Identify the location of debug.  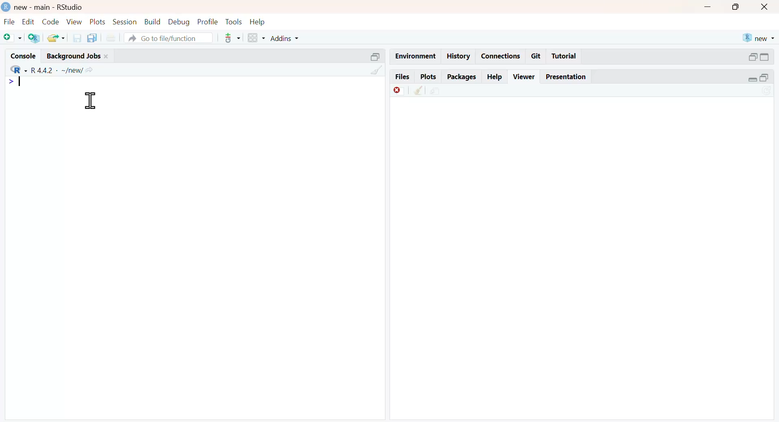
(180, 23).